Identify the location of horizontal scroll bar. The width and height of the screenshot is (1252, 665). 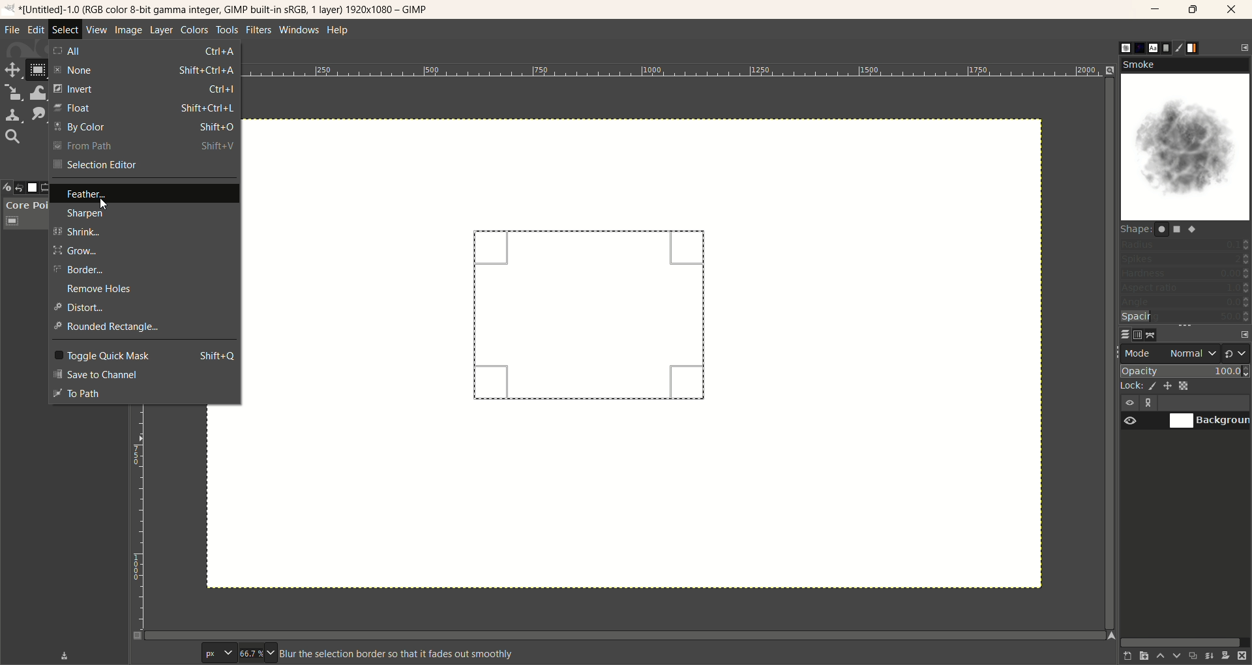
(1186, 644).